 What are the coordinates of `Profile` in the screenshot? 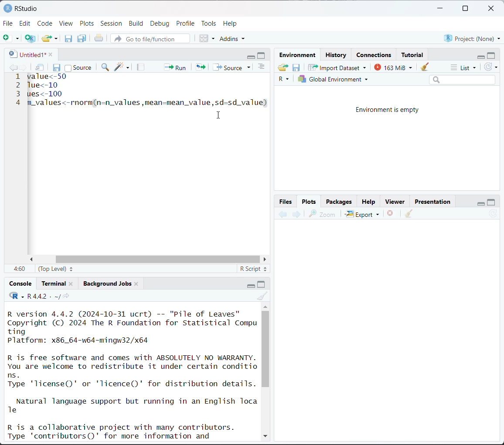 It's located at (187, 23).